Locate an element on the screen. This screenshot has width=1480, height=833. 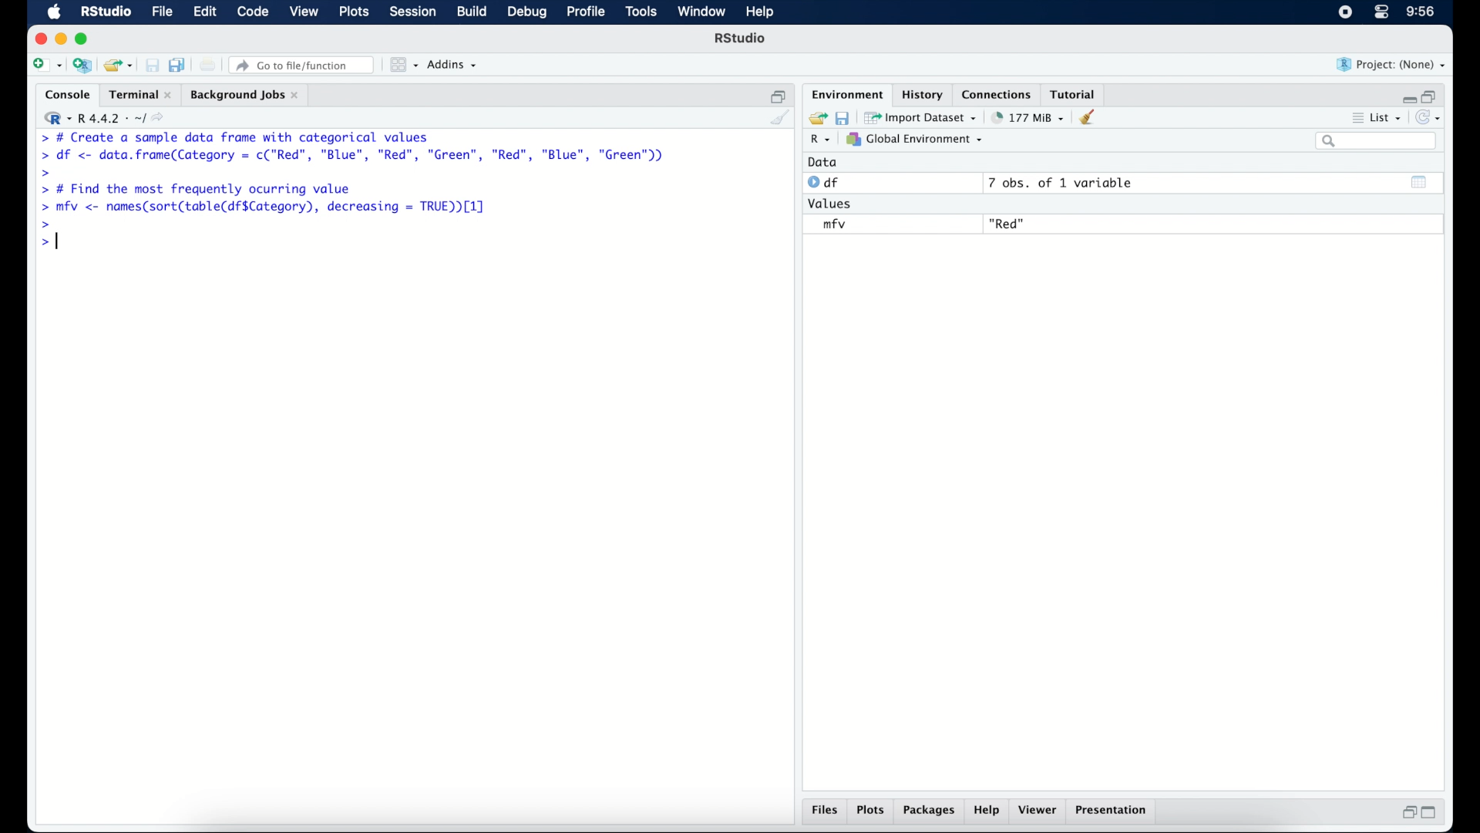
save is located at coordinates (150, 62).